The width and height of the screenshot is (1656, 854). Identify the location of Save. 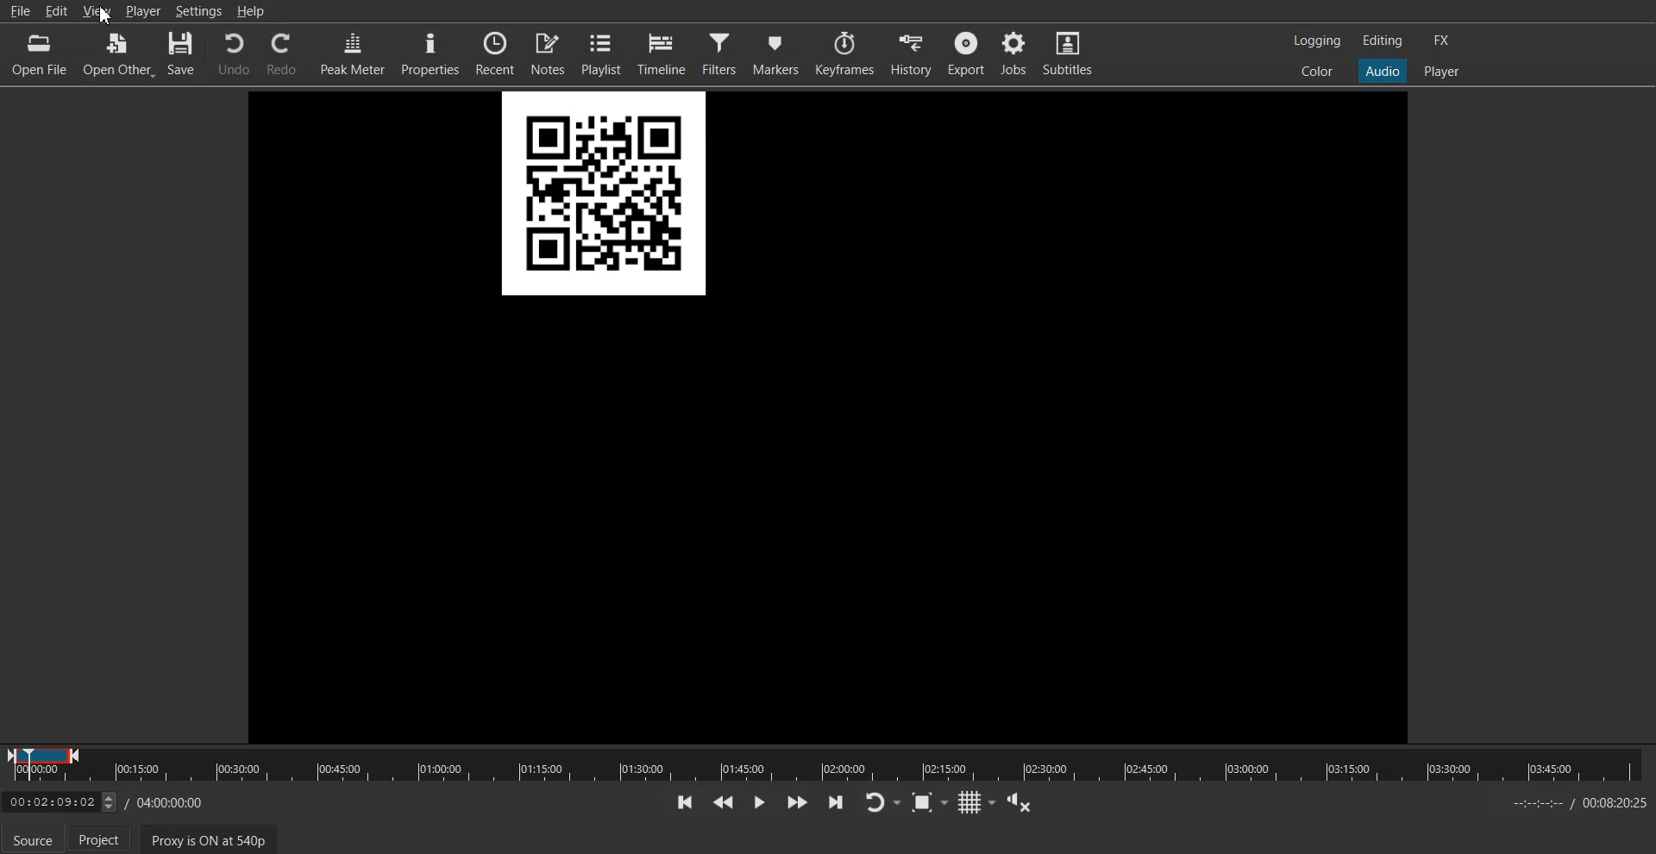
(184, 53).